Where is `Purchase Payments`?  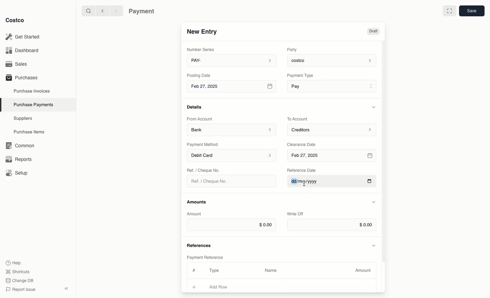
Purchase Payments is located at coordinates (33, 104).